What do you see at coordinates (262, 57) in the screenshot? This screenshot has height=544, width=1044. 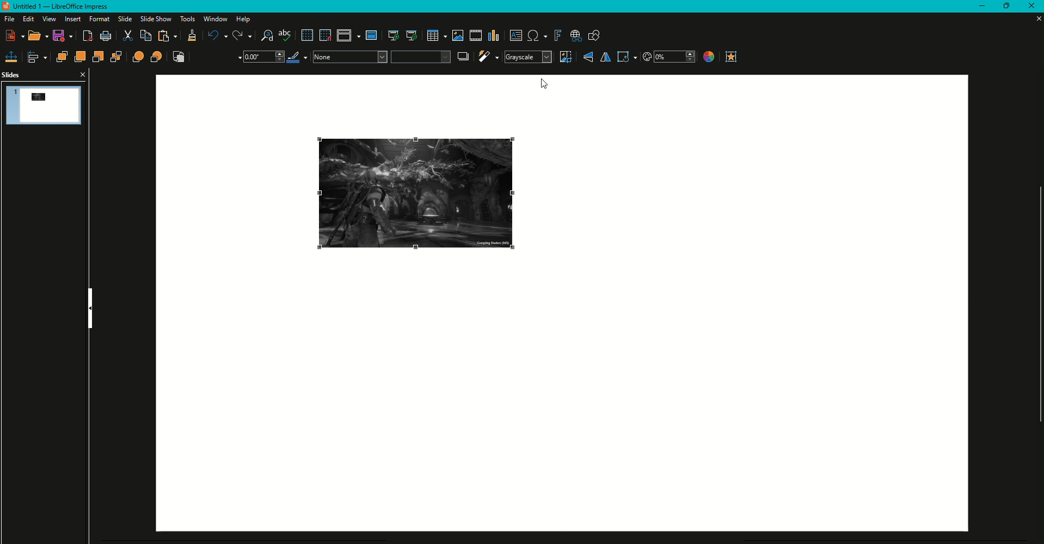 I see `Line Thickness` at bounding box center [262, 57].